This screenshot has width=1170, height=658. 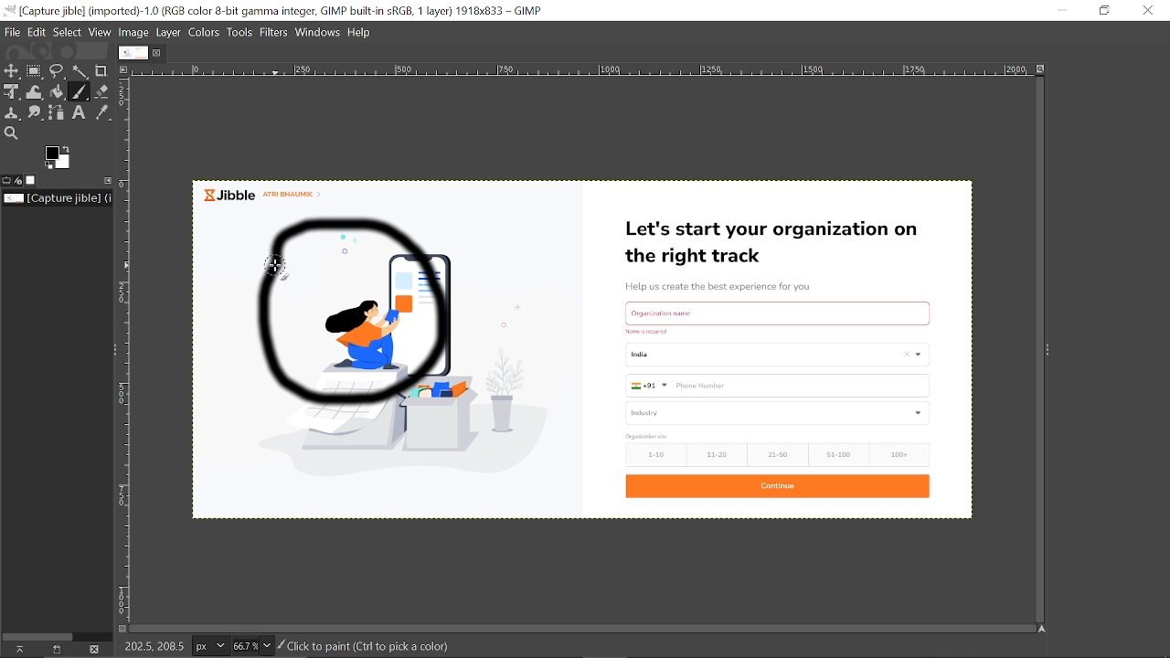 What do you see at coordinates (250, 646) in the screenshot?
I see `Zoom` at bounding box center [250, 646].